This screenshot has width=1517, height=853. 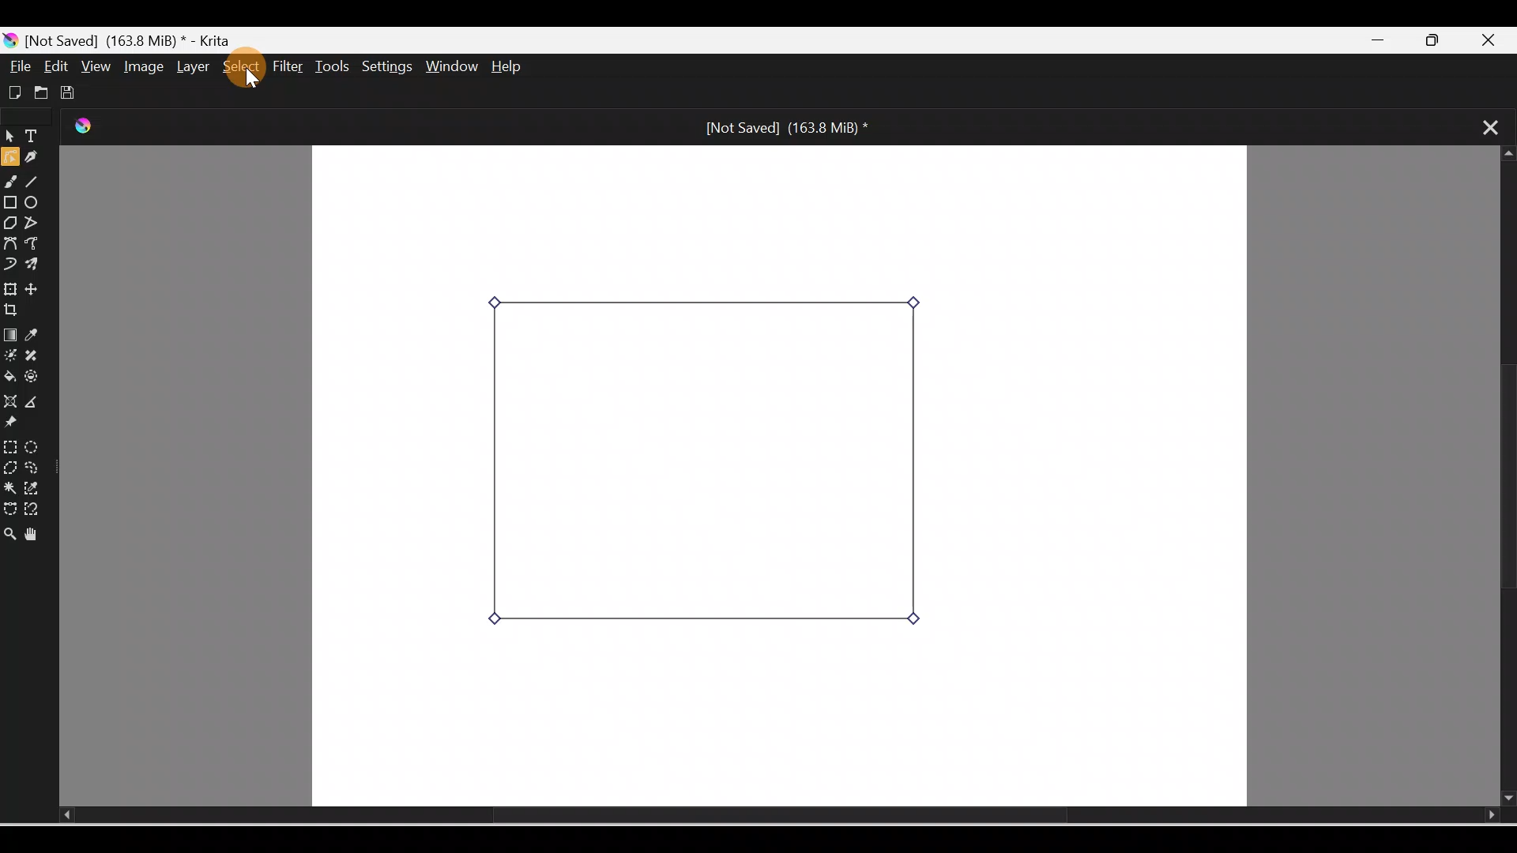 I want to click on Filter, so click(x=288, y=67).